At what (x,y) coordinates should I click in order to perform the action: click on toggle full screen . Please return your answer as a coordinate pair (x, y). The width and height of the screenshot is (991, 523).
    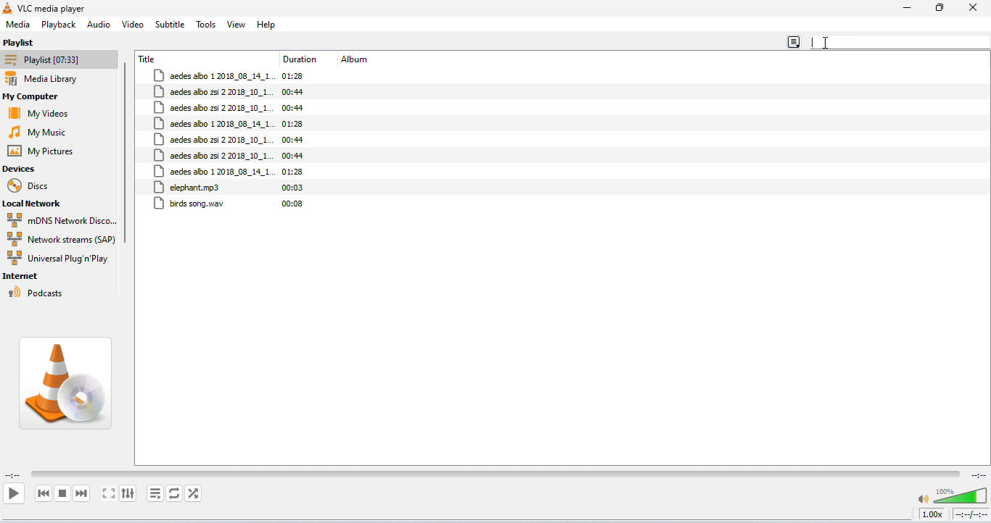
    Looking at the image, I should click on (110, 494).